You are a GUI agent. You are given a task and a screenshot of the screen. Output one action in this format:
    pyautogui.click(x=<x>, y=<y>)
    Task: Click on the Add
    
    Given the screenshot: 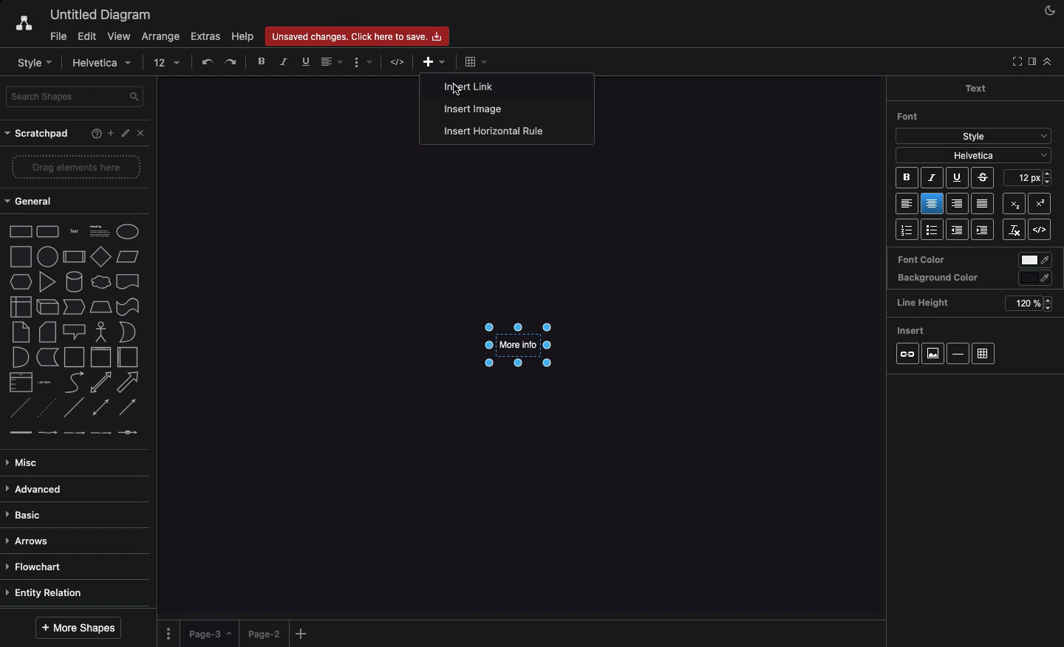 What is the action you would take?
    pyautogui.click(x=110, y=132)
    